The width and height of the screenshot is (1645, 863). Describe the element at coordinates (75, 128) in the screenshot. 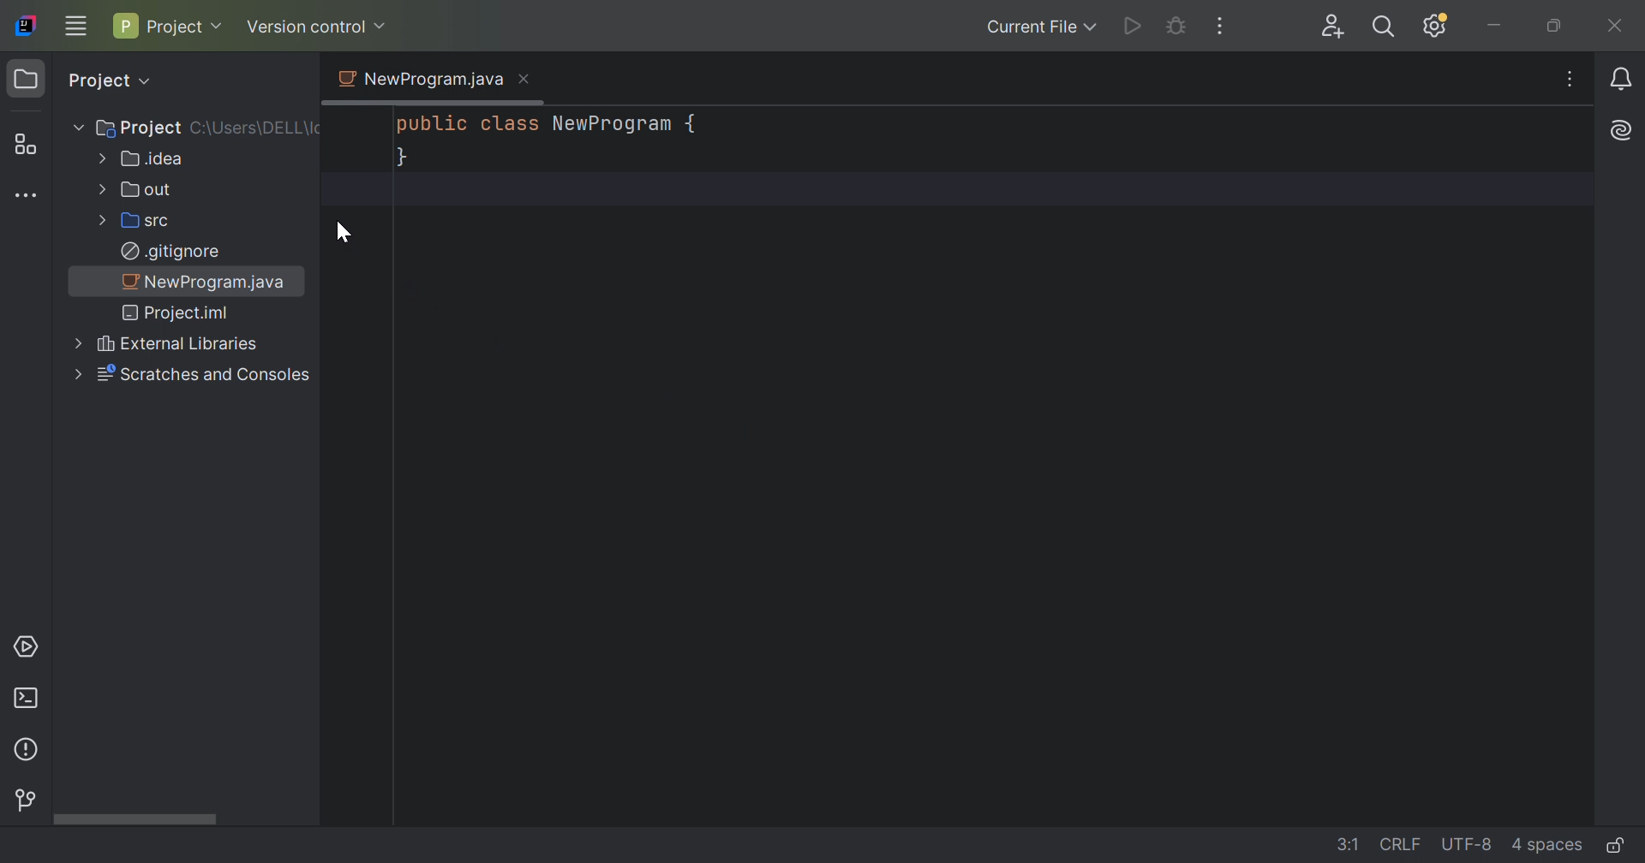

I see `Drop Down` at that location.